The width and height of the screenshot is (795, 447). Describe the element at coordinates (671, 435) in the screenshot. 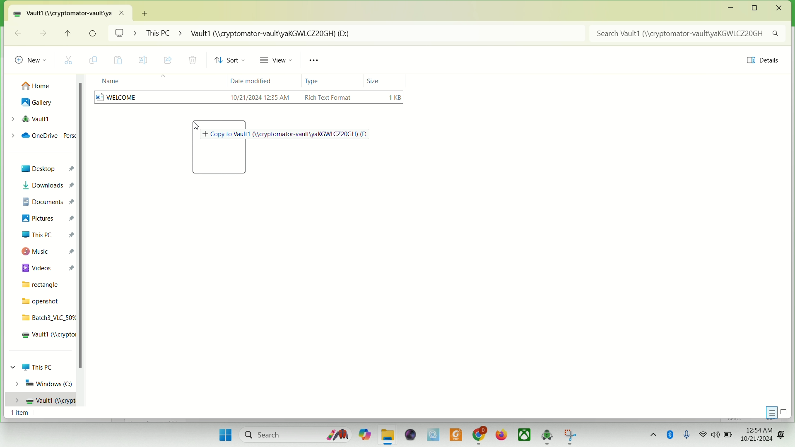

I see `Bluetooth` at that location.